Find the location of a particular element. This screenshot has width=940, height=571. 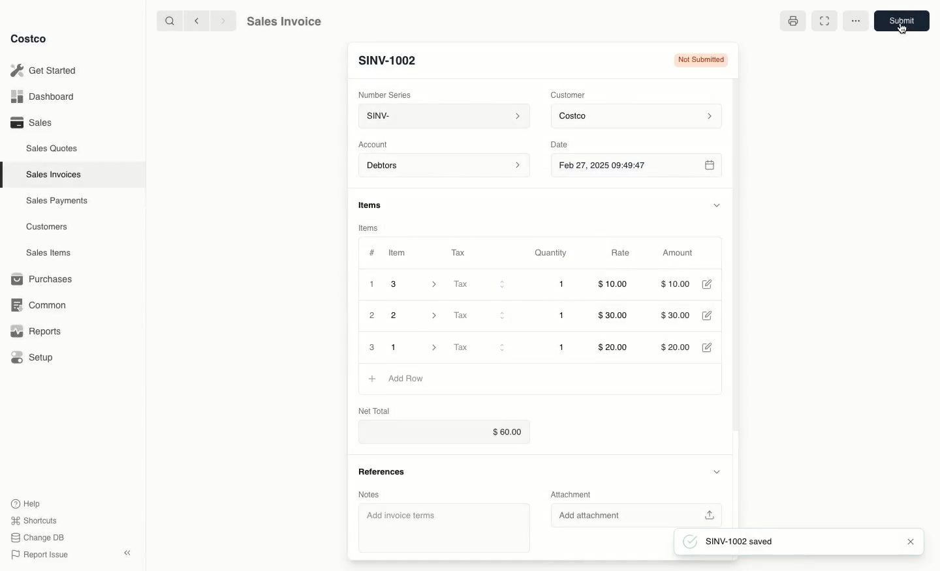

Tax is located at coordinates (462, 252).